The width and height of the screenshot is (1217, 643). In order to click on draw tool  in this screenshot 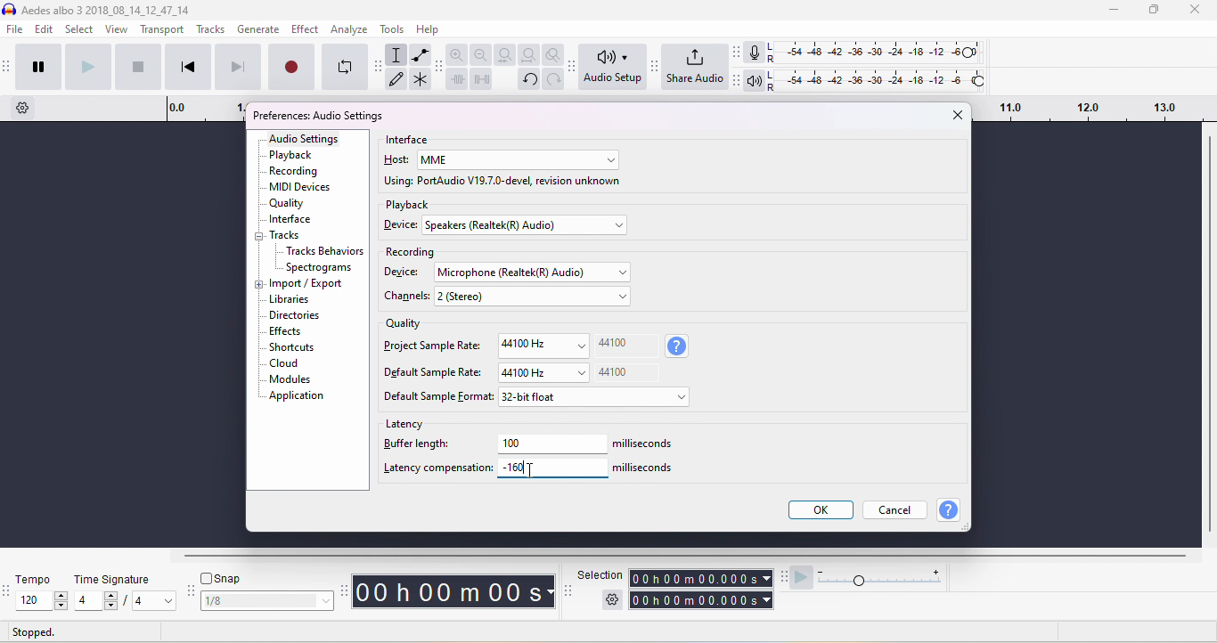, I will do `click(396, 77)`.